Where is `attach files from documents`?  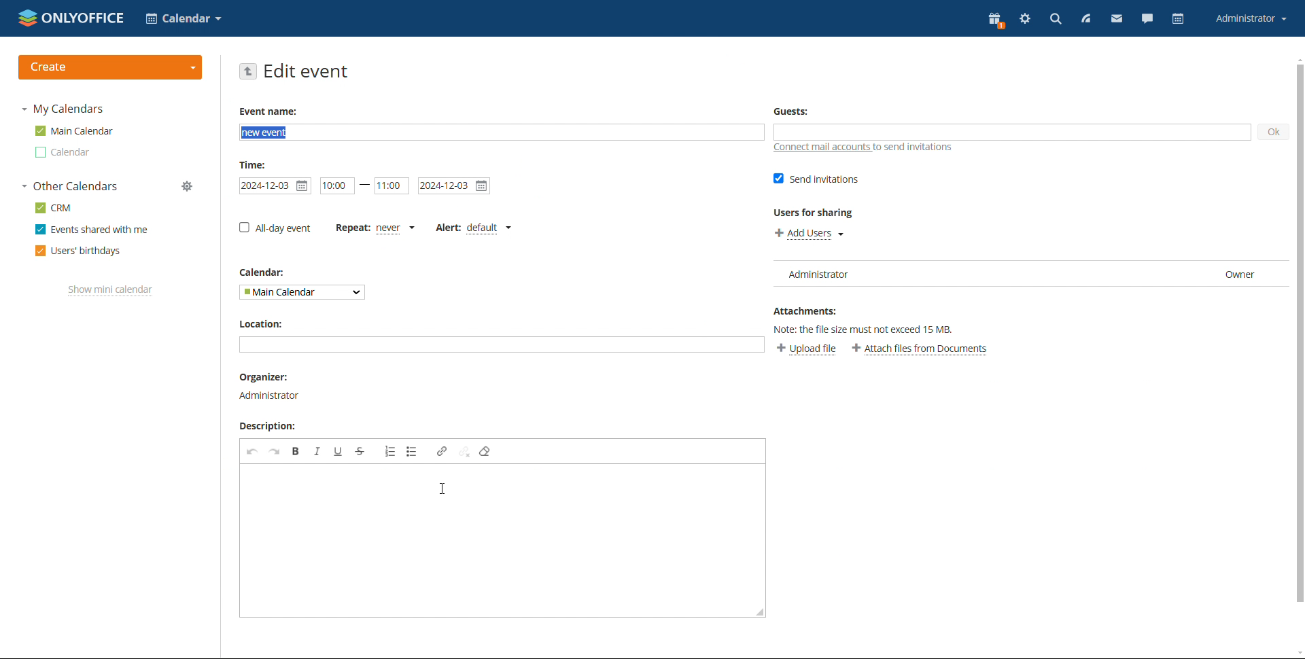
attach files from documents is located at coordinates (920, 349).